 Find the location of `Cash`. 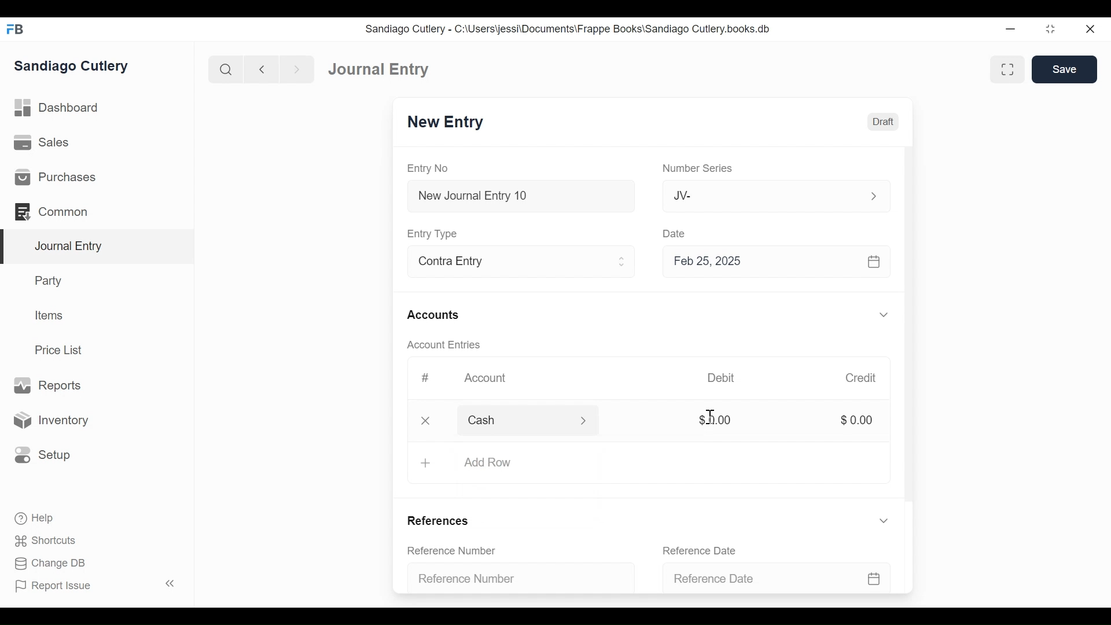

Cash is located at coordinates (516, 420).